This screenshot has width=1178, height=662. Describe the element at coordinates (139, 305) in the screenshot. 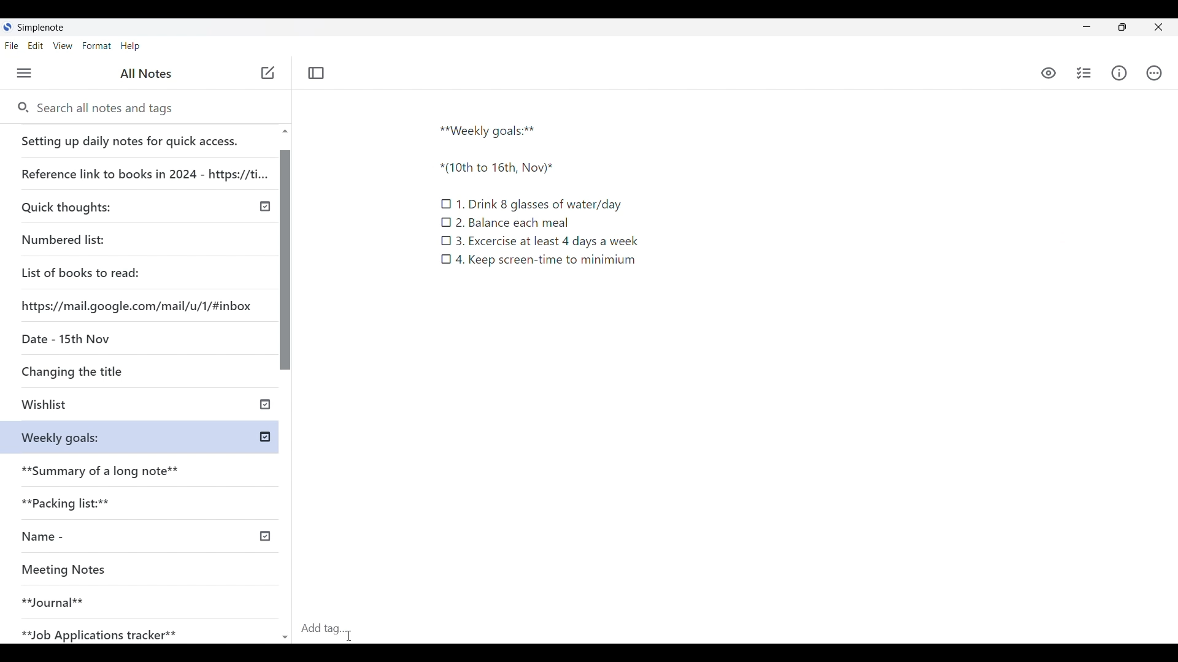

I see `Website` at that location.